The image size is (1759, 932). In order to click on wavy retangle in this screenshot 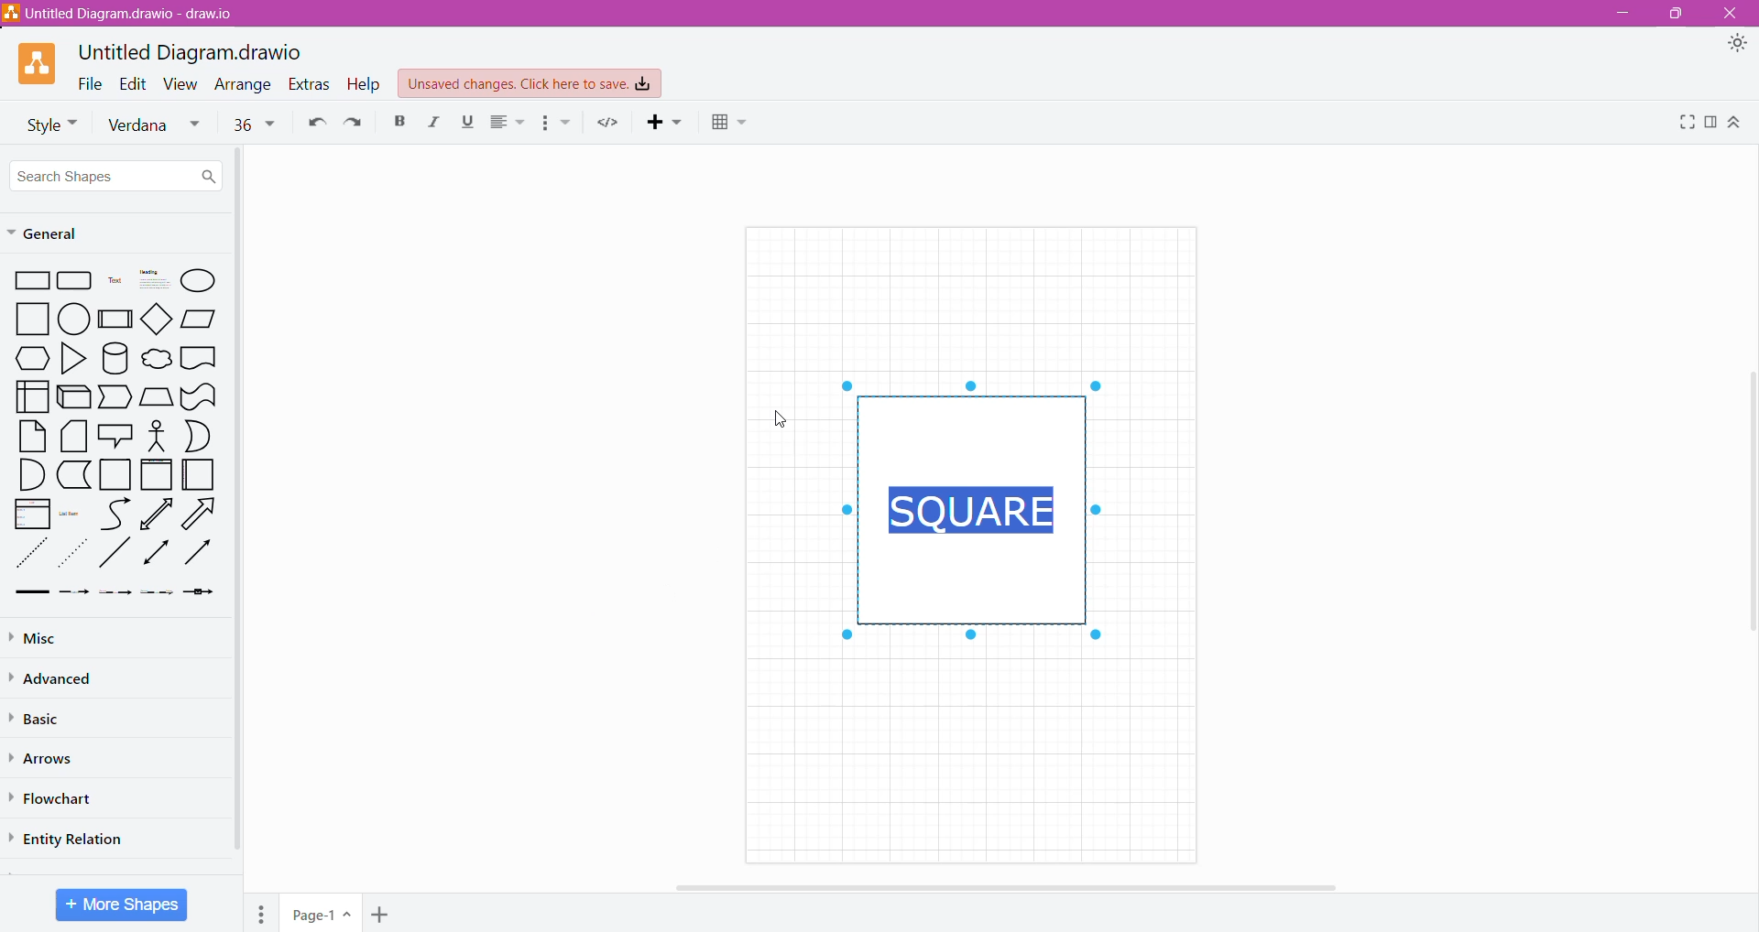, I will do `click(201, 396)`.